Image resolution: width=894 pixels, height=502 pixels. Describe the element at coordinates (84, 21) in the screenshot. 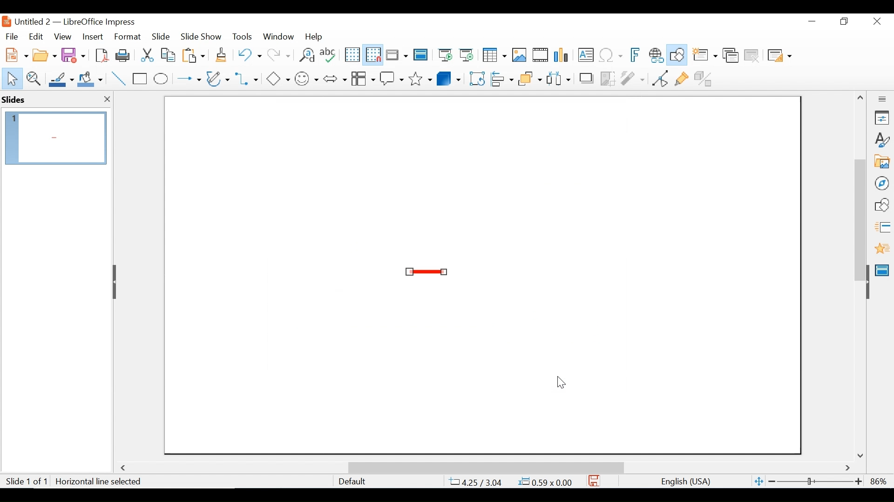

I see `Untitled 2 - LibreOffice Impress` at that location.